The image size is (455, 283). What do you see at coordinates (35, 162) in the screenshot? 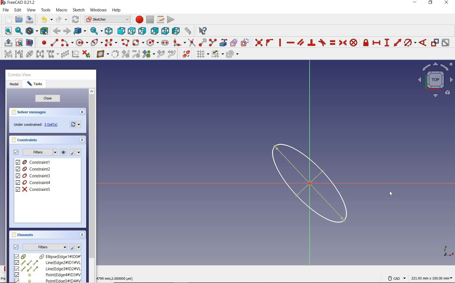
I see `constraint1` at bounding box center [35, 162].